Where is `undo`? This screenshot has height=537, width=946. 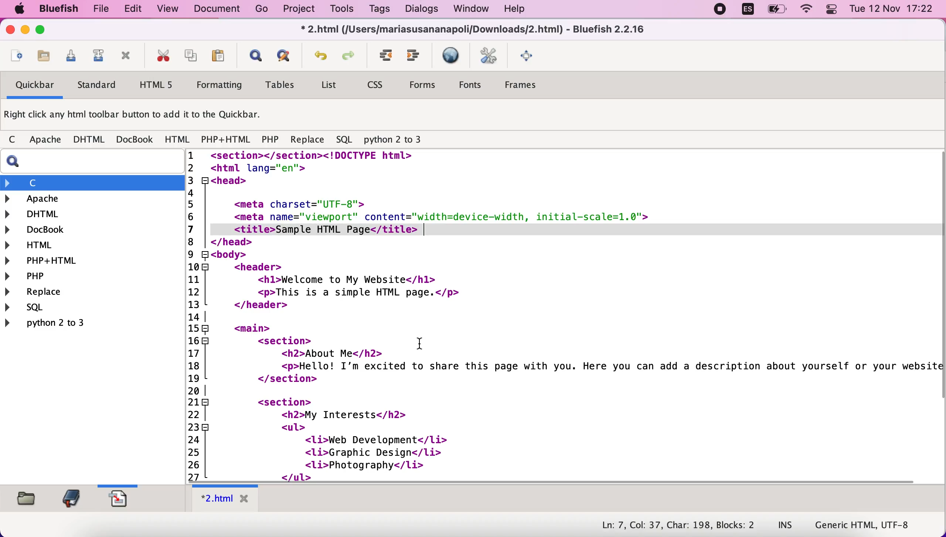 undo is located at coordinates (321, 54).